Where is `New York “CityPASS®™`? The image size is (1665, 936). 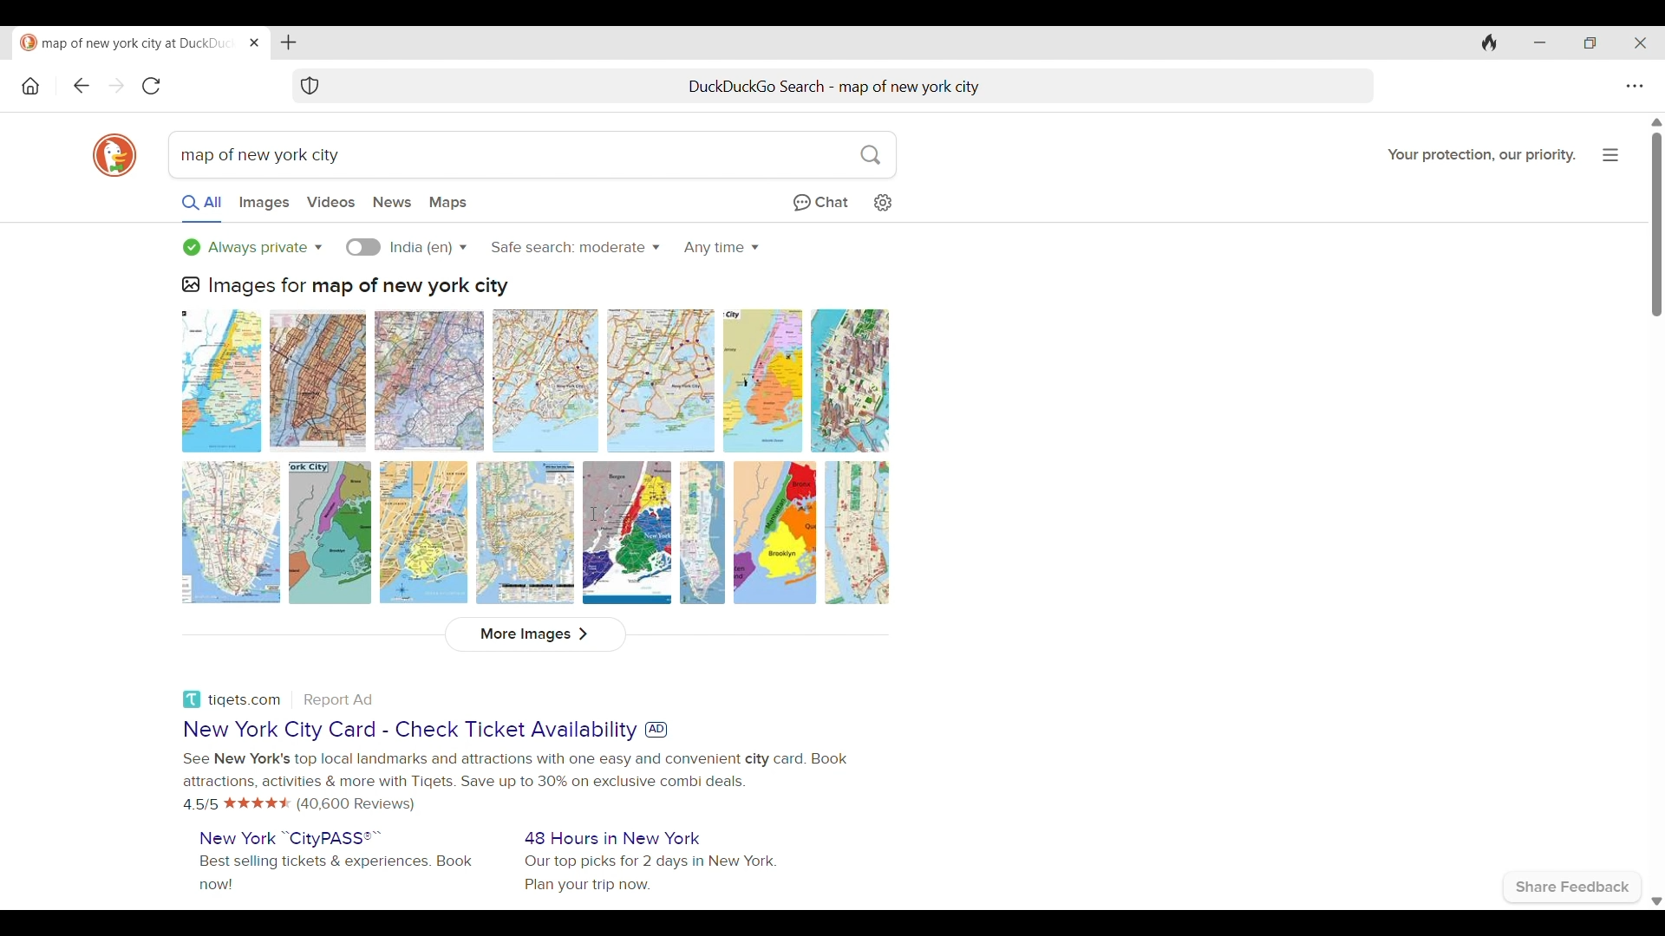 New York “CityPASS®™ is located at coordinates (291, 838).